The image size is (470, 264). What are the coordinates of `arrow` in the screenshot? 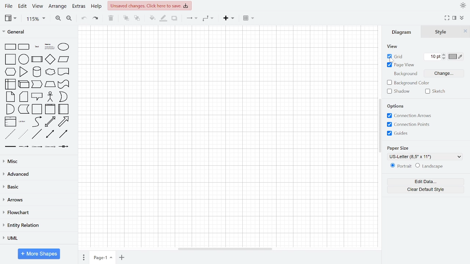 It's located at (64, 122).